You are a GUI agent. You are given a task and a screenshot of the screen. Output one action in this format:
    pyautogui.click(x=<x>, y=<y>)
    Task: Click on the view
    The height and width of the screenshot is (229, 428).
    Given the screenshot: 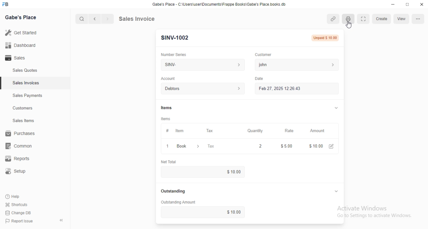 What is the action you would take?
    pyautogui.click(x=401, y=19)
    